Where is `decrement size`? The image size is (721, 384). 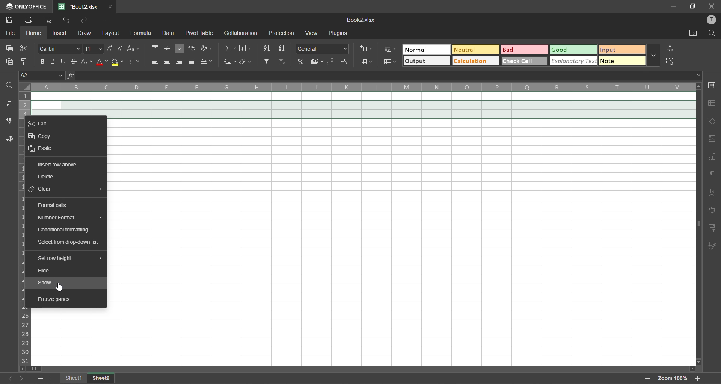 decrement size is located at coordinates (121, 48).